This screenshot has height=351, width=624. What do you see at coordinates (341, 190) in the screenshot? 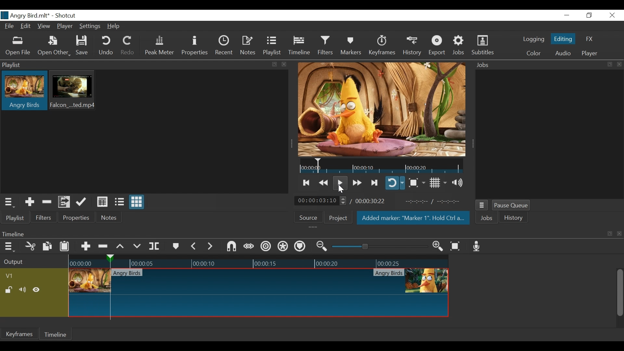
I see `Cursor` at bounding box center [341, 190].